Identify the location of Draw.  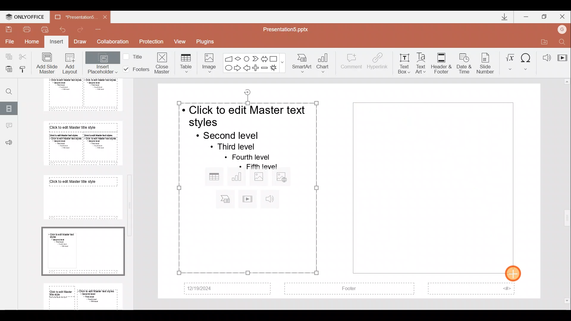
(82, 42).